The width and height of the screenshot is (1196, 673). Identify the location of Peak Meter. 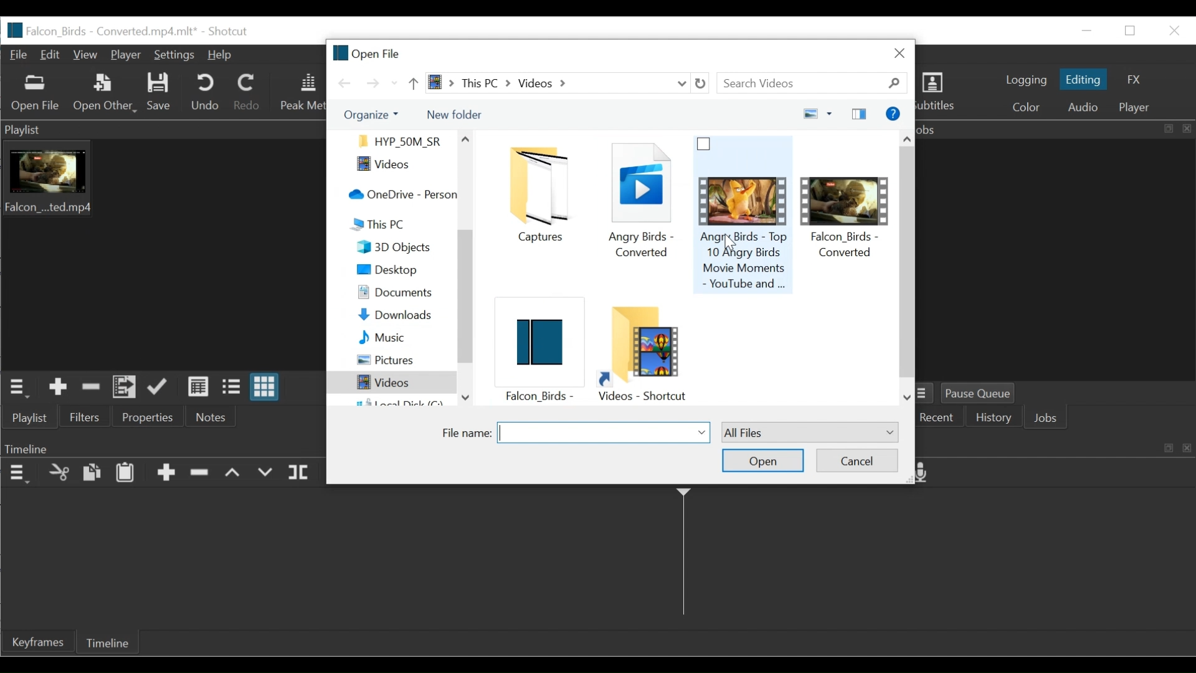
(301, 93).